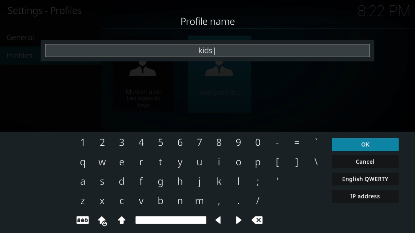 This screenshot has height=233, width=415. I want to click on english QWERTY, so click(366, 179).